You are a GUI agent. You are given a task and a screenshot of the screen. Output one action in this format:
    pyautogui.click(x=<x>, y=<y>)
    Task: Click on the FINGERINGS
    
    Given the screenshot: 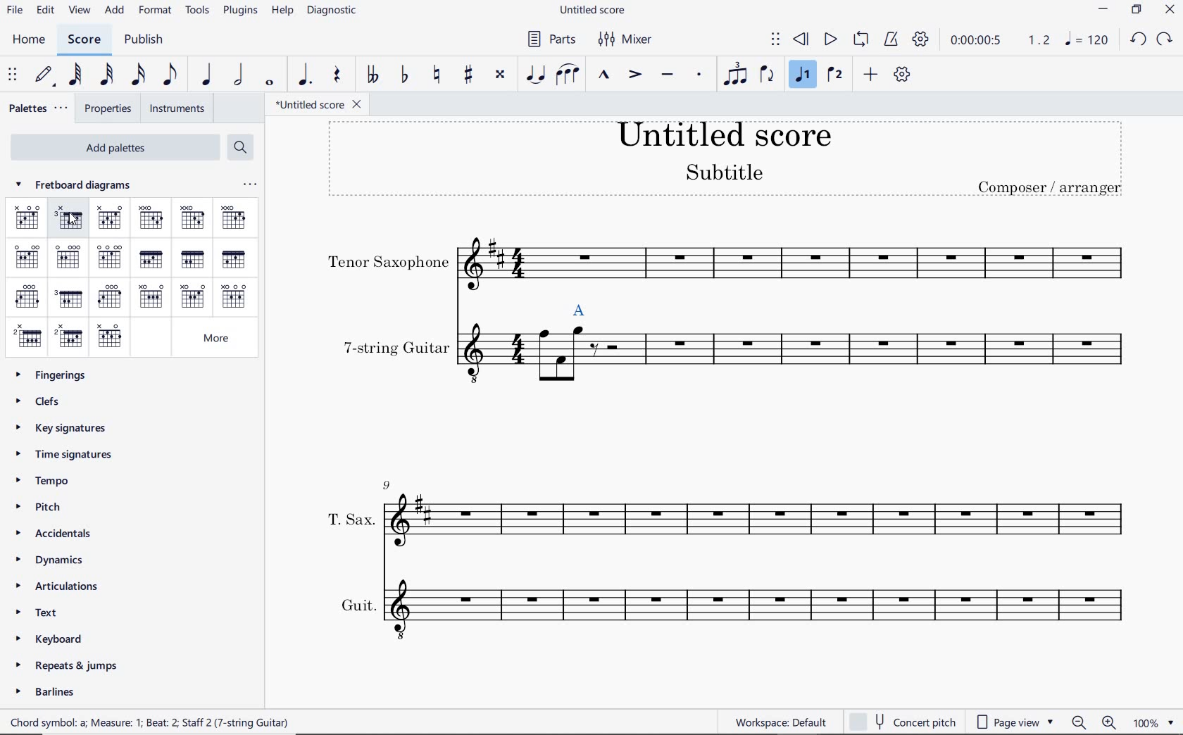 What is the action you would take?
    pyautogui.click(x=55, y=375)
    